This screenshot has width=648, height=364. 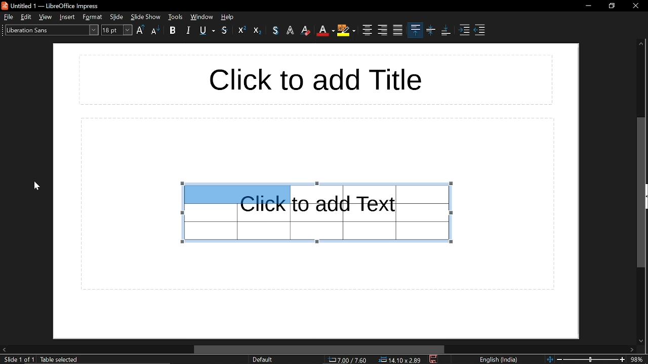 I want to click on minimize, so click(x=588, y=6).